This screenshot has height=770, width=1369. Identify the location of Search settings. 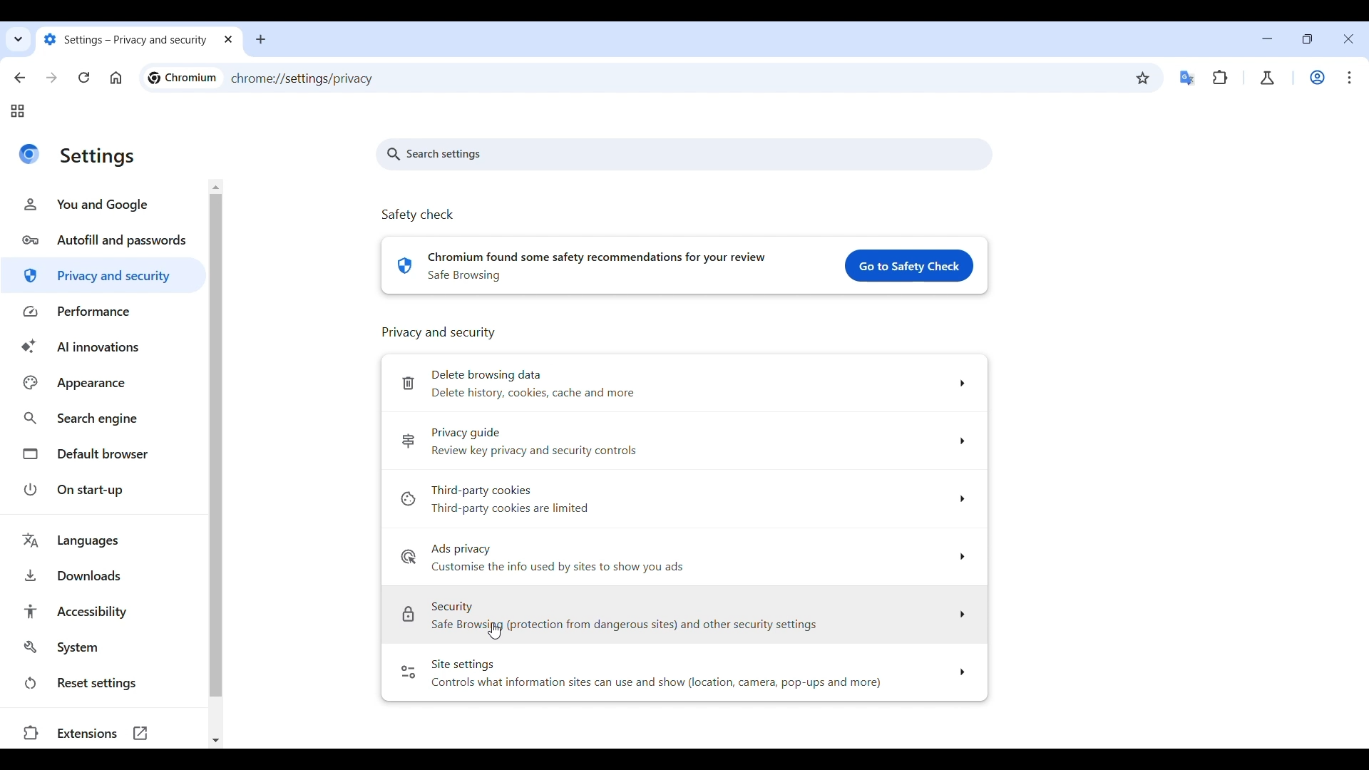
(683, 155).